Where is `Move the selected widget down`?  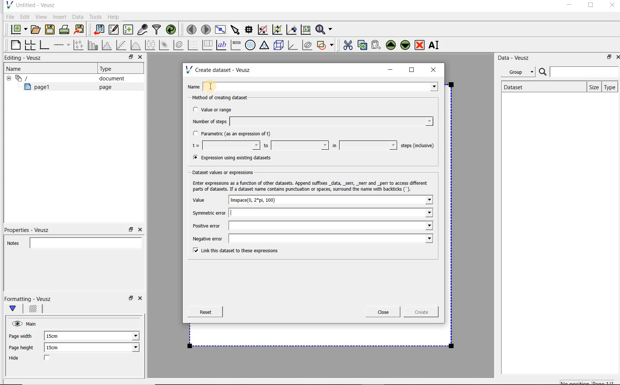 Move the selected widget down is located at coordinates (406, 45).